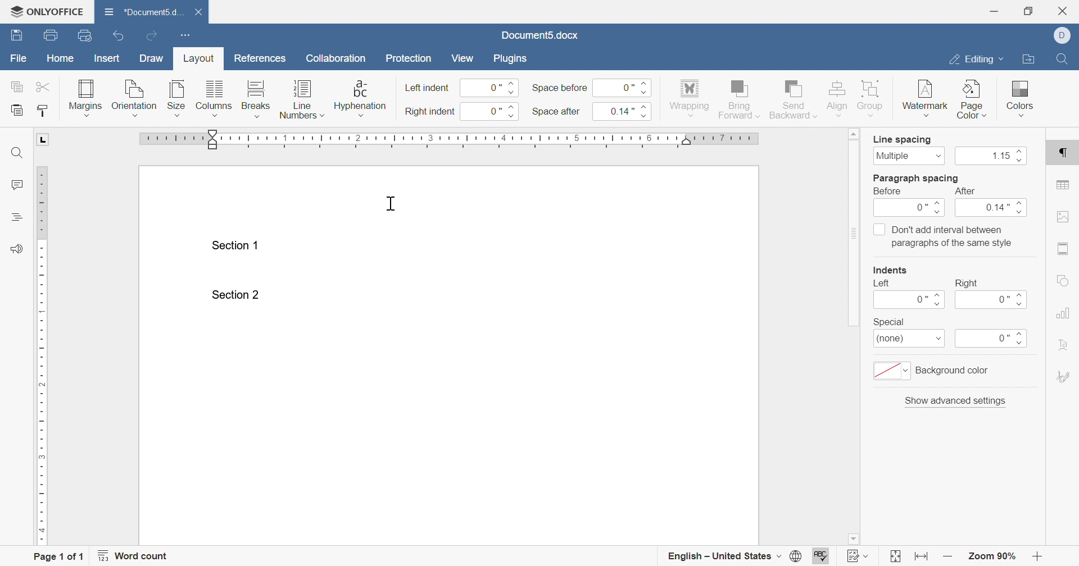 Image resolution: width=1079 pixels, height=566 pixels. I want to click on paste, so click(17, 109).